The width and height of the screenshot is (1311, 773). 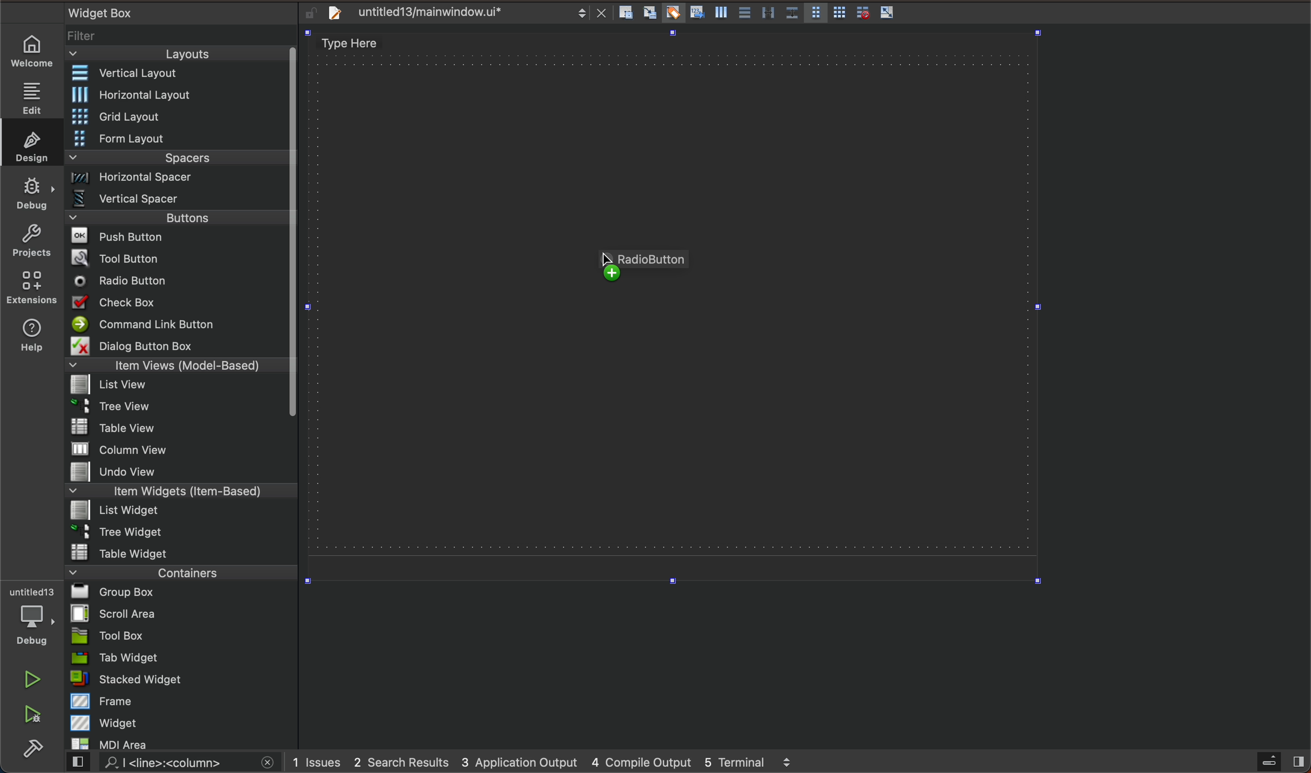 What do you see at coordinates (177, 325) in the screenshot?
I see `command line` at bounding box center [177, 325].